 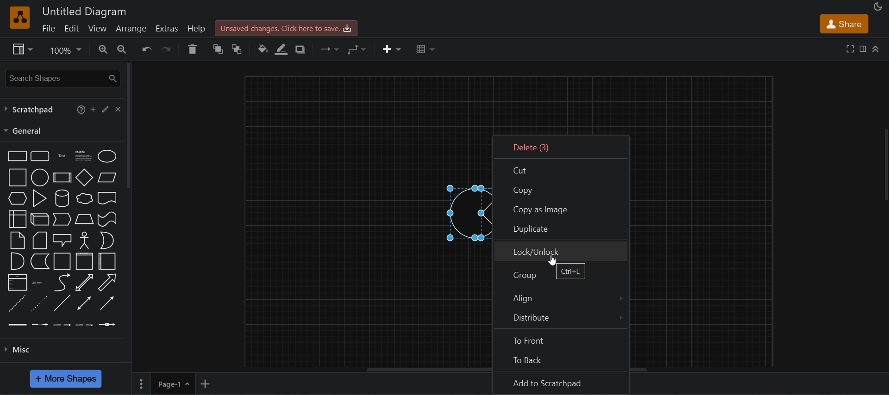 What do you see at coordinates (61, 303) in the screenshot?
I see `line` at bounding box center [61, 303].